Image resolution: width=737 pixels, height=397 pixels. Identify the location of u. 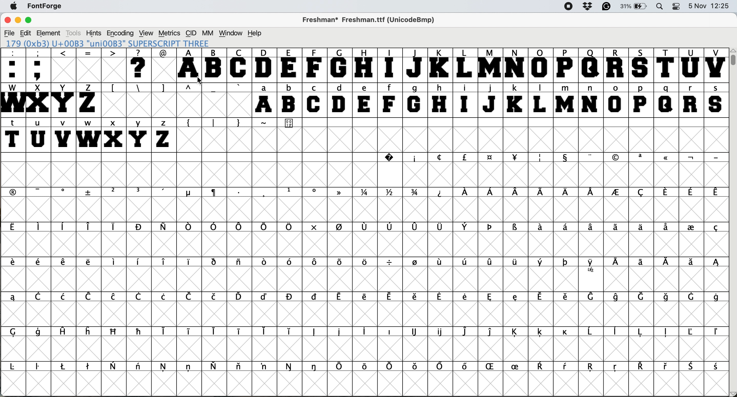
(38, 136).